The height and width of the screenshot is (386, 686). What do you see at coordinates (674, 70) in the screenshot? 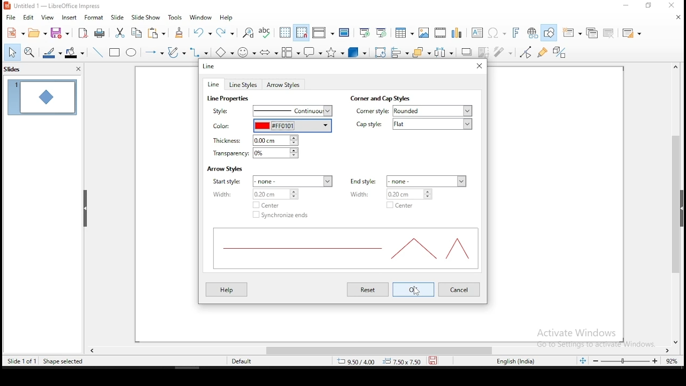
I see `scroll up` at bounding box center [674, 70].